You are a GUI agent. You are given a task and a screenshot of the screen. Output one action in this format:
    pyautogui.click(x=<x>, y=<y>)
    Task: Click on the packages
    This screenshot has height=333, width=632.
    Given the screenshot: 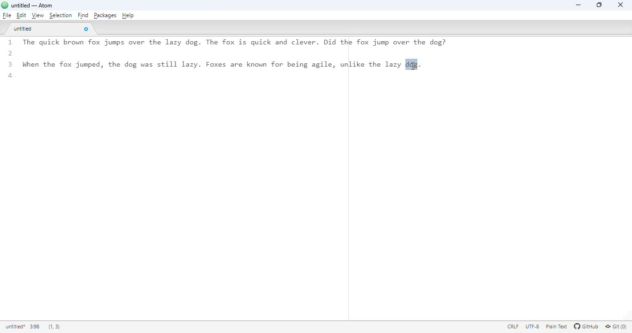 What is the action you would take?
    pyautogui.click(x=105, y=15)
    